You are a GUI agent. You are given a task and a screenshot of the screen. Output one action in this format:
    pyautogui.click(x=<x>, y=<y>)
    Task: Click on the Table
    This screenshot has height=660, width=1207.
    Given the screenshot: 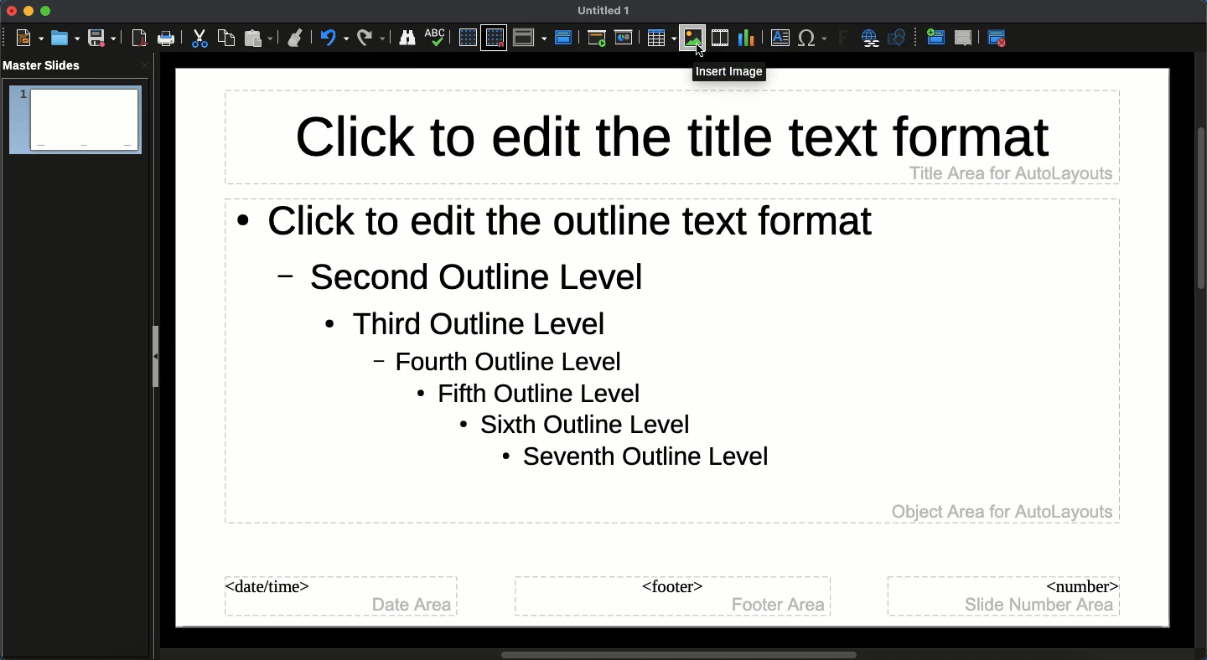 What is the action you would take?
    pyautogui.click(x=661, y=39)
    